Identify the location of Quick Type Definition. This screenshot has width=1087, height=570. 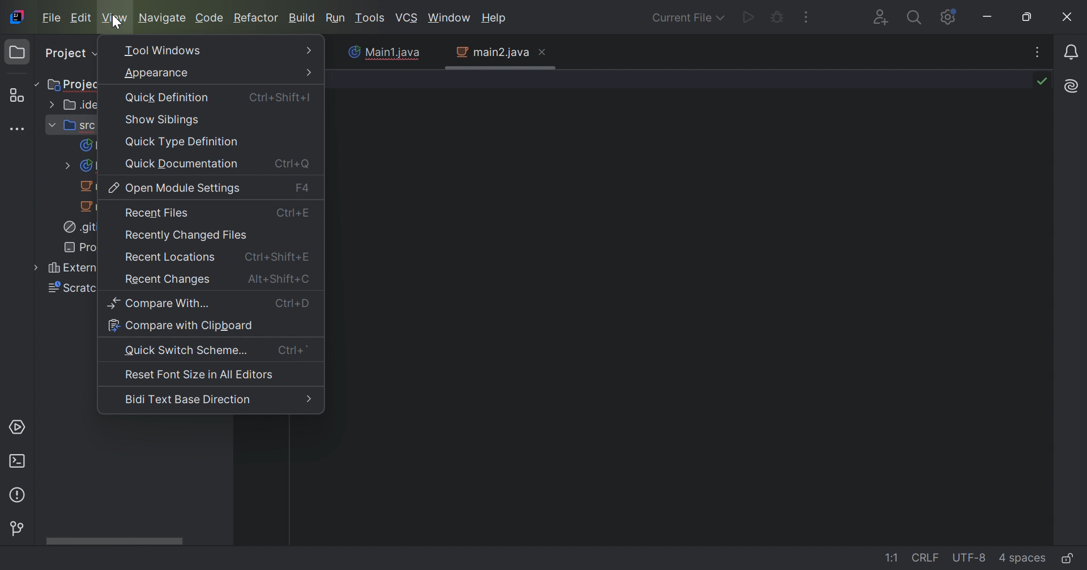
(184, 142).